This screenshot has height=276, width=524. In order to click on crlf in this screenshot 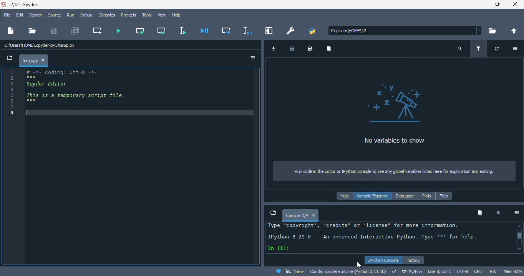, I will do `click(481, 271)`.